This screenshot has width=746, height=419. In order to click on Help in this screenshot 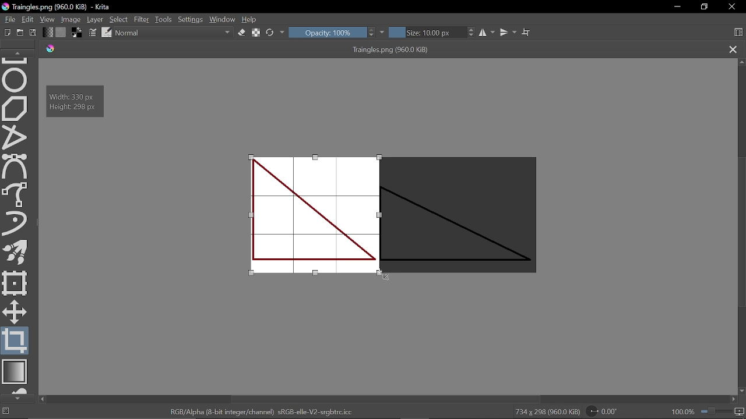, I will do `click(251, 20)`.